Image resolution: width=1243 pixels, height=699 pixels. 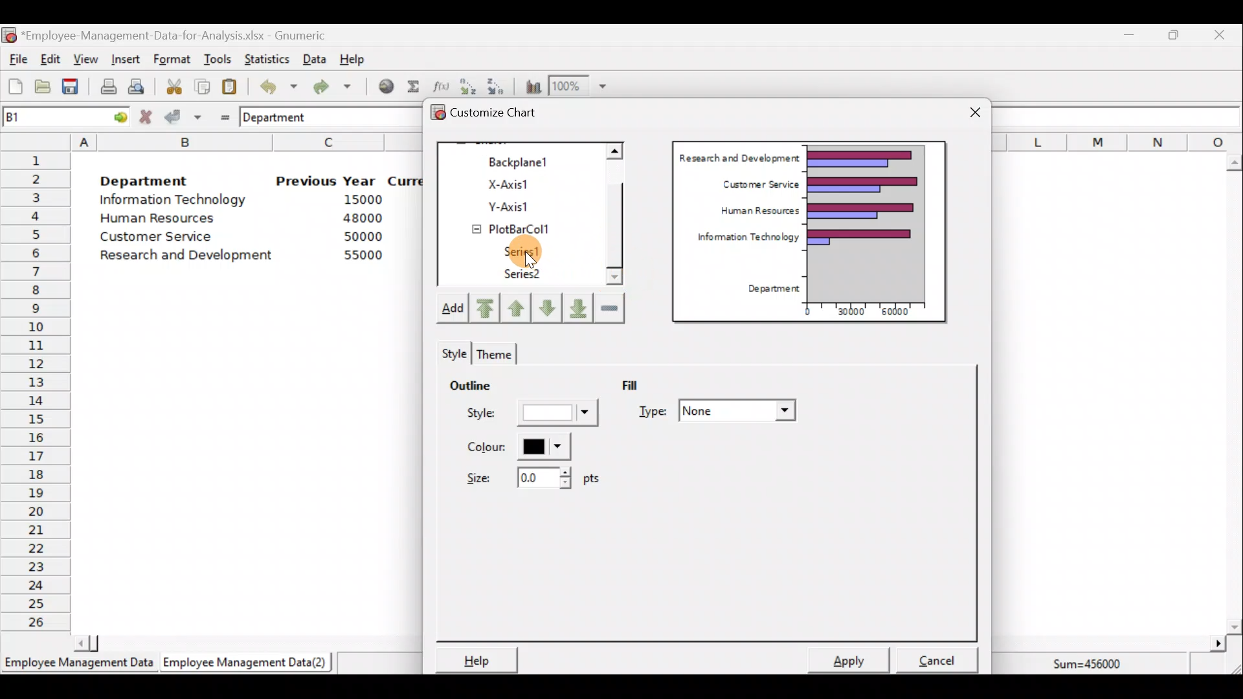 I want to click on Type, so click(x=720, y=412).